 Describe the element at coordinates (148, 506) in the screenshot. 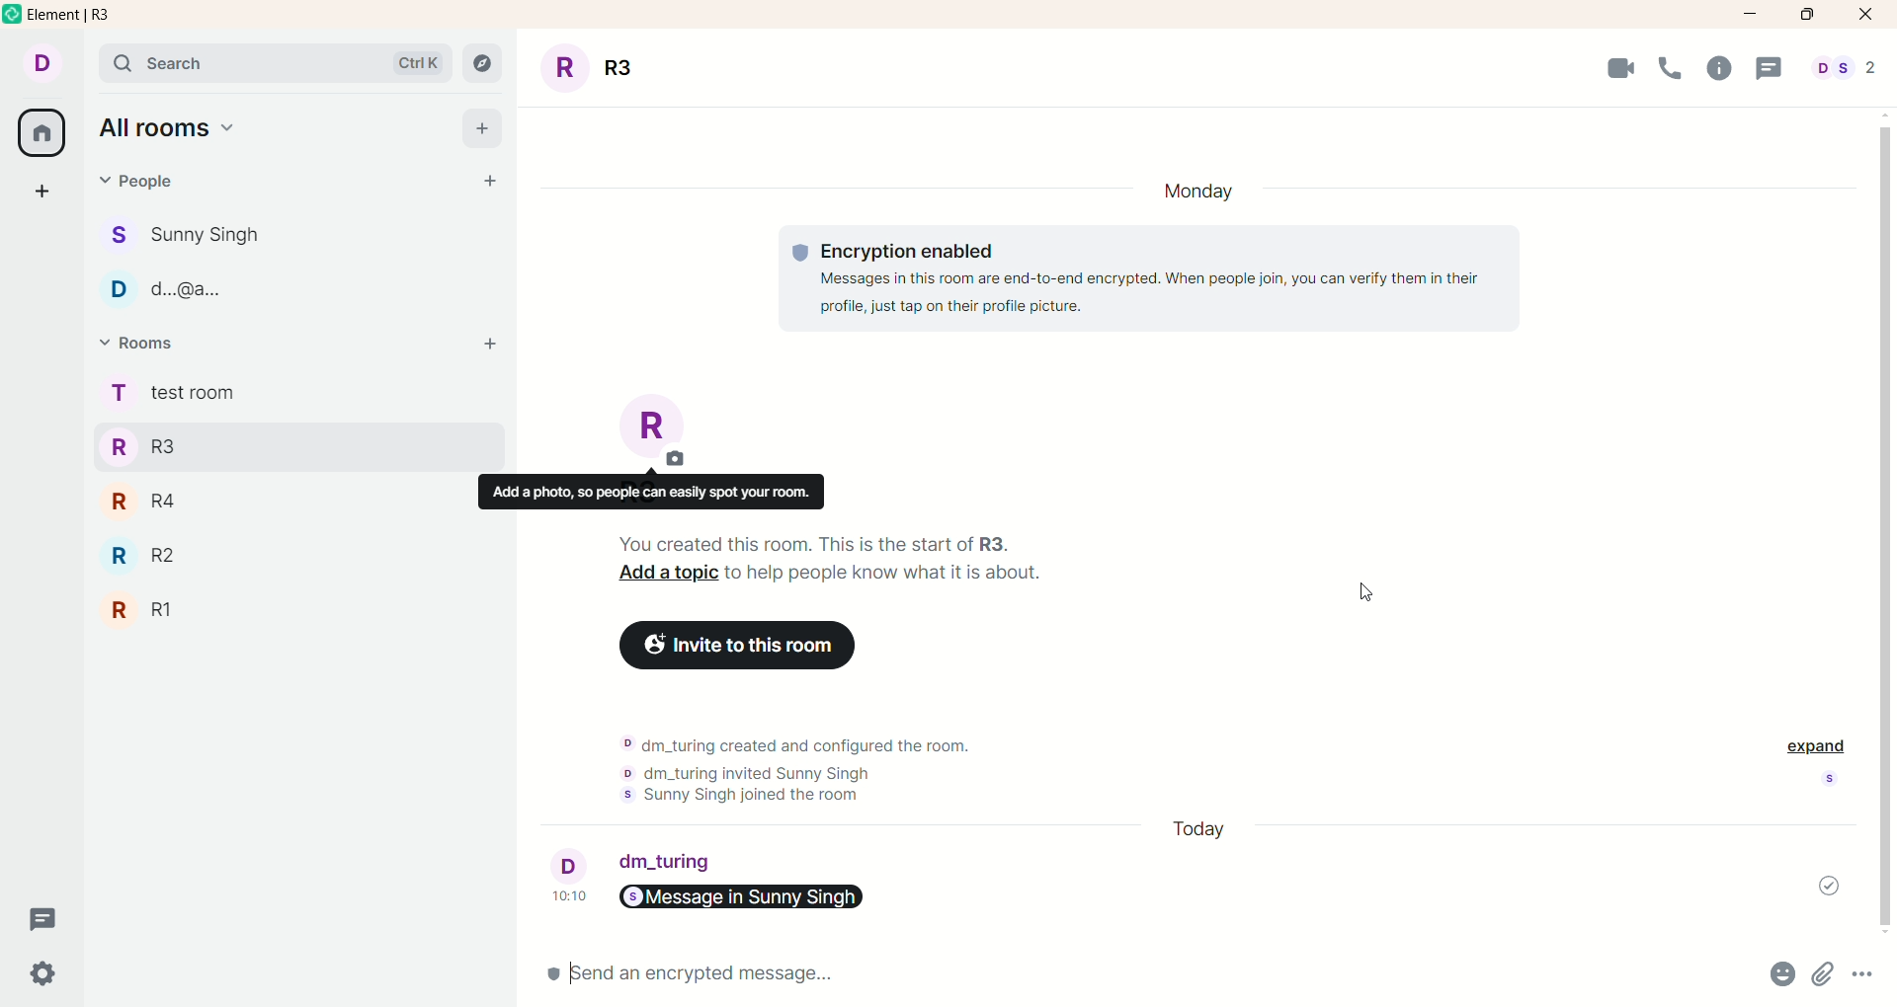

I see `R4` at that location.